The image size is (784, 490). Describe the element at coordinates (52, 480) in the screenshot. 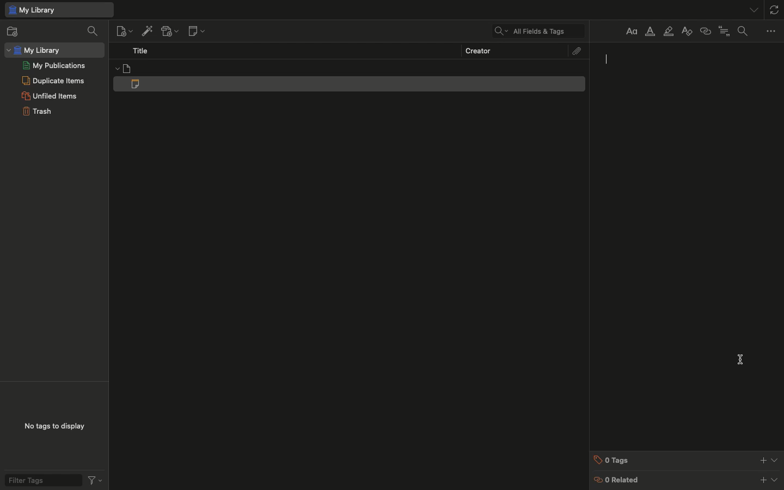

I see `Filter tags` at that location.